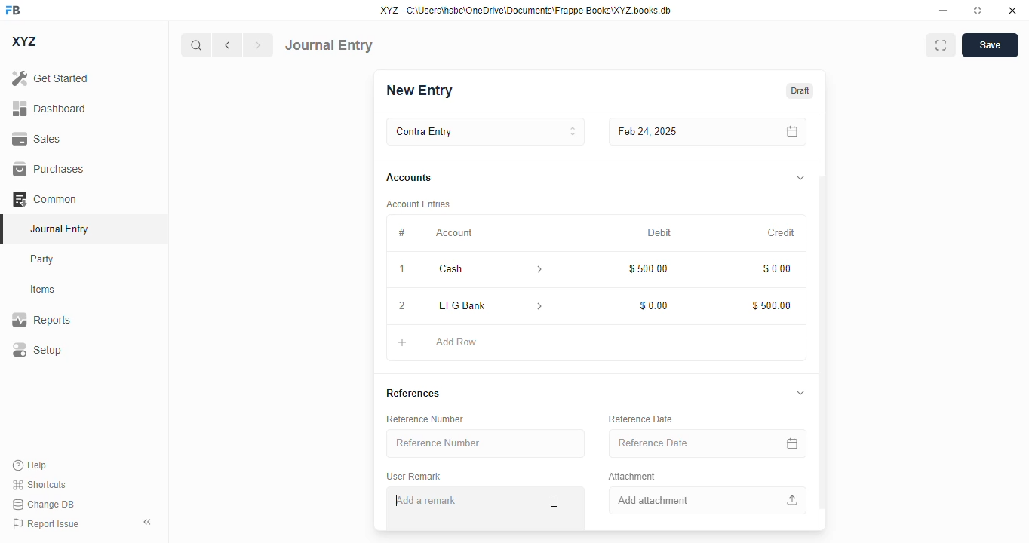 This screenshot has width=1029, height=543. I want to click on report issue, so click(46, 523).